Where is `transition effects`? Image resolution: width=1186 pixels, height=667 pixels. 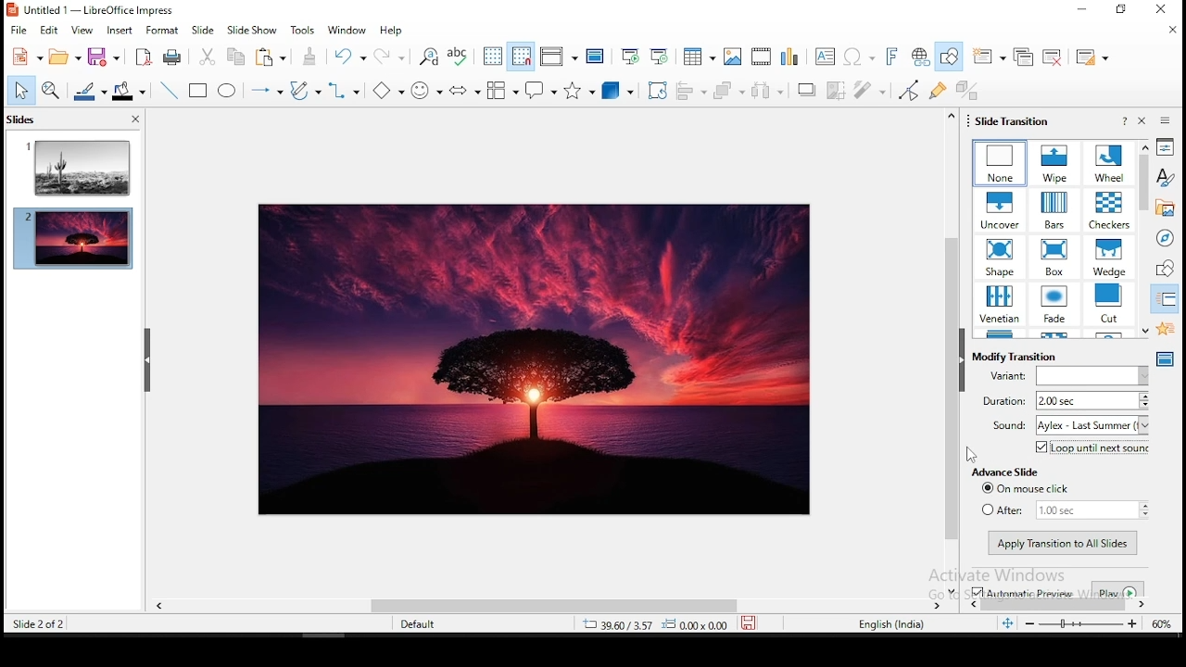
transition effects is located at coordinates (1054, 163).